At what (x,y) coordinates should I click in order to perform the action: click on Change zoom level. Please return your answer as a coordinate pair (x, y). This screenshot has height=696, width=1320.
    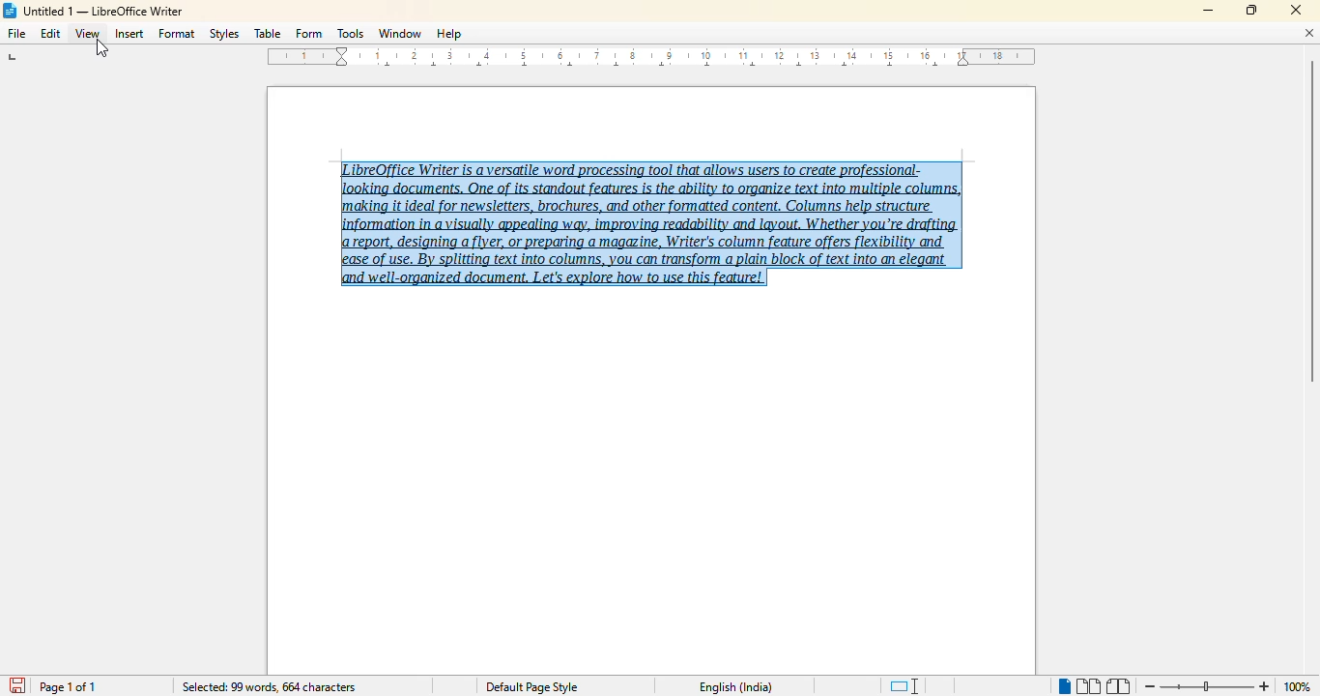
    Looking at the image, I should click on (1208, 683).